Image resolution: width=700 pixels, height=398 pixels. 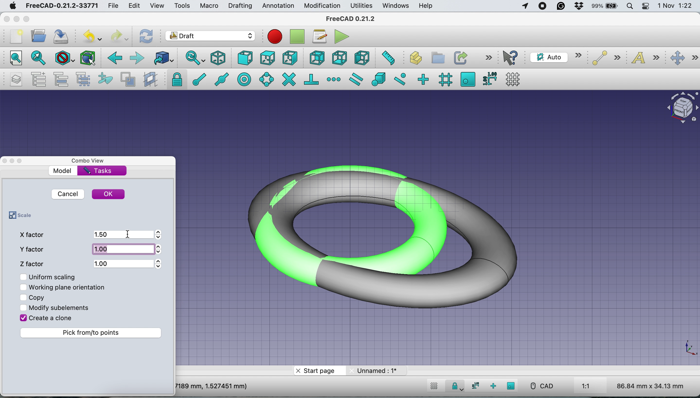 What do you see at coordinates (316, 58) in the screenshot?
I see `rear` at bounding box center [316, 58].